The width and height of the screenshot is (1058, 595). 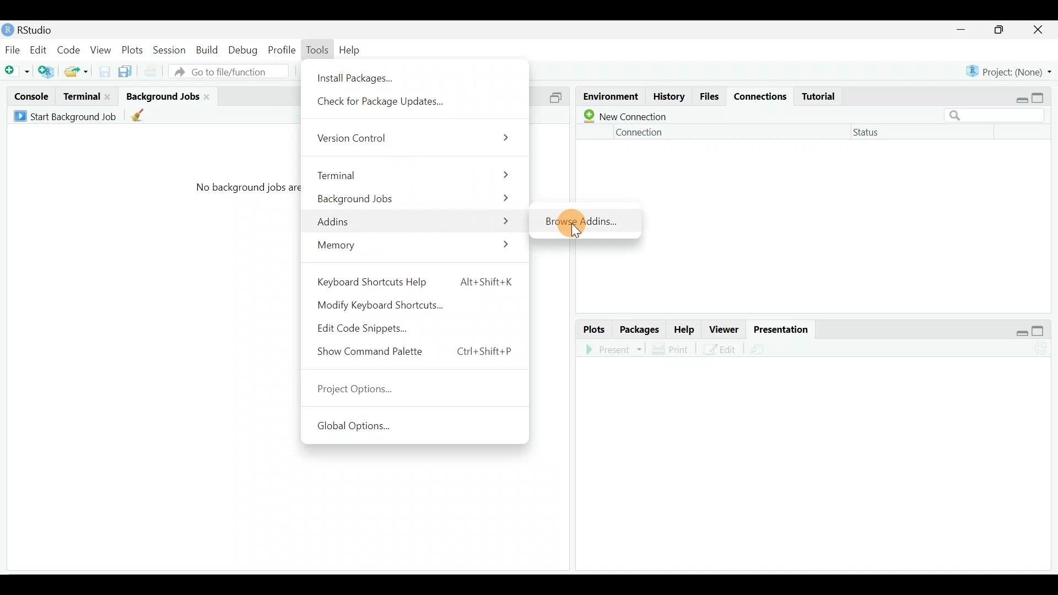 What do you see at coordinates (1042, 96) in the screenshot?
I see `maximize` at bounding box center [1042, 96].